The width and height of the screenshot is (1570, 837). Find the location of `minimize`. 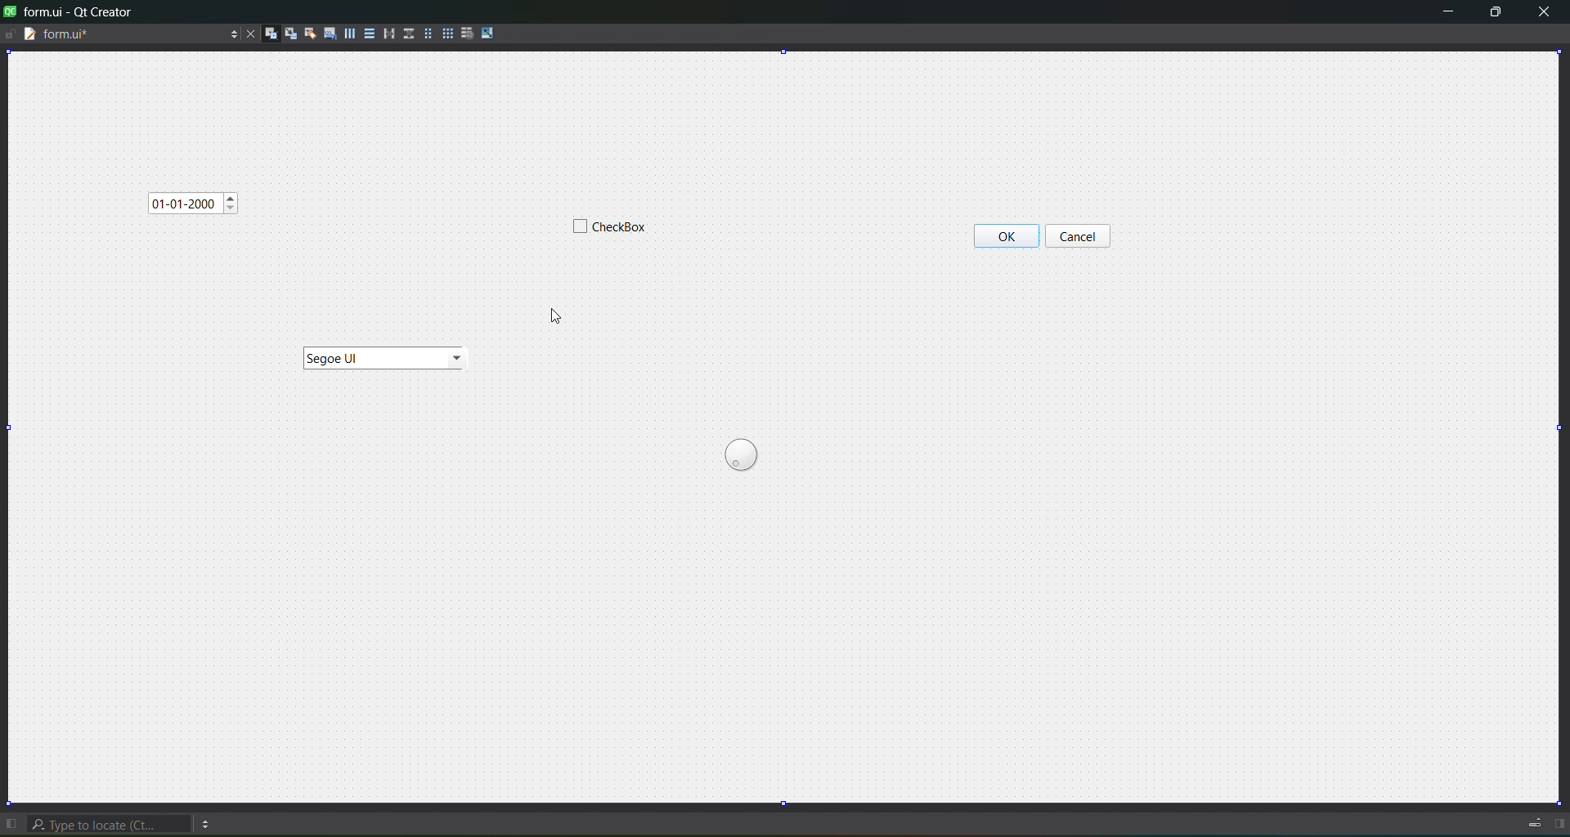

minimize is located at coordinates (1448, 11).